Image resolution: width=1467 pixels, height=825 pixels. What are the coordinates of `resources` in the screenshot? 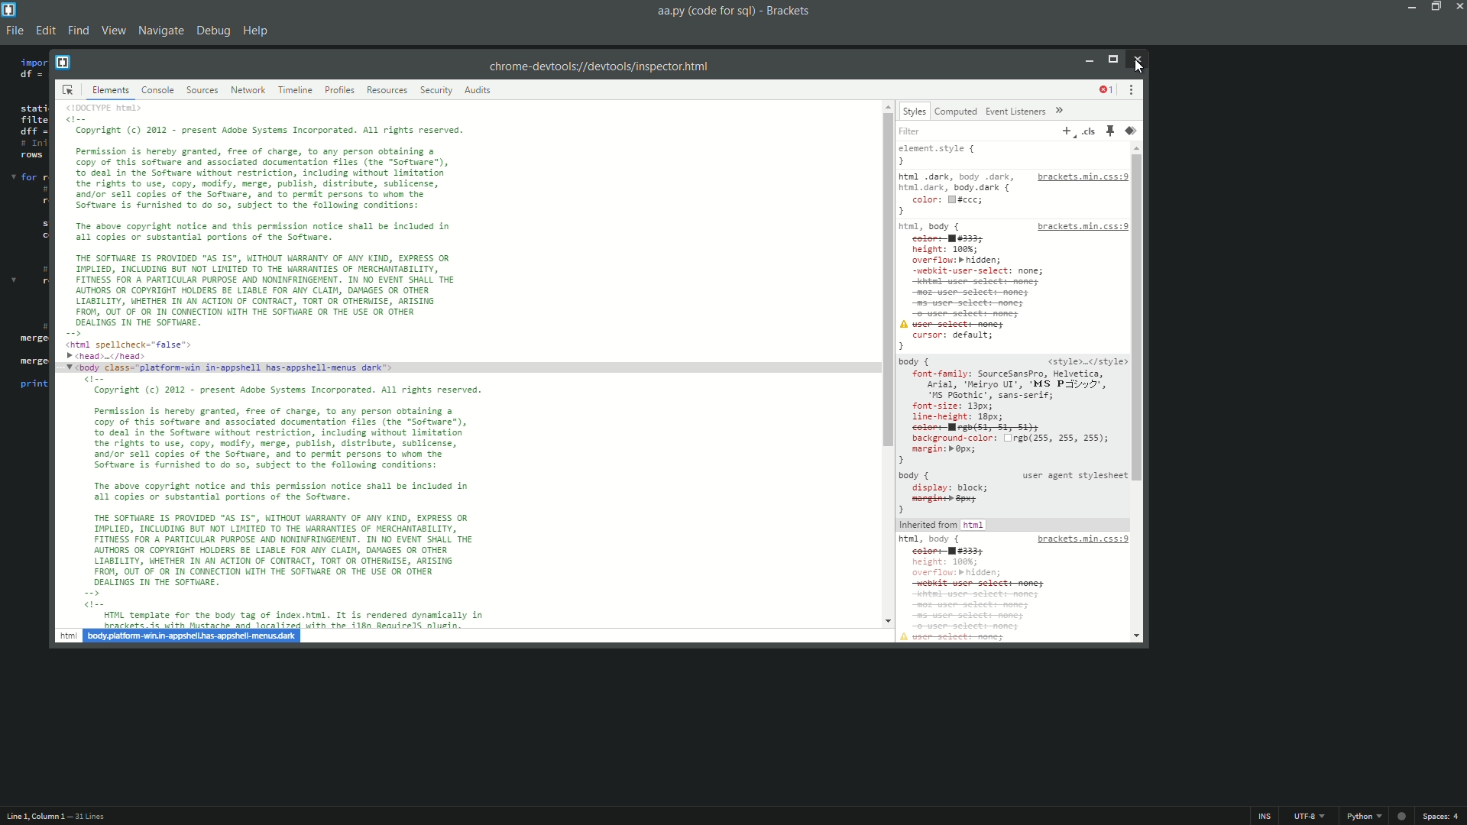 It's located at (387, 90).